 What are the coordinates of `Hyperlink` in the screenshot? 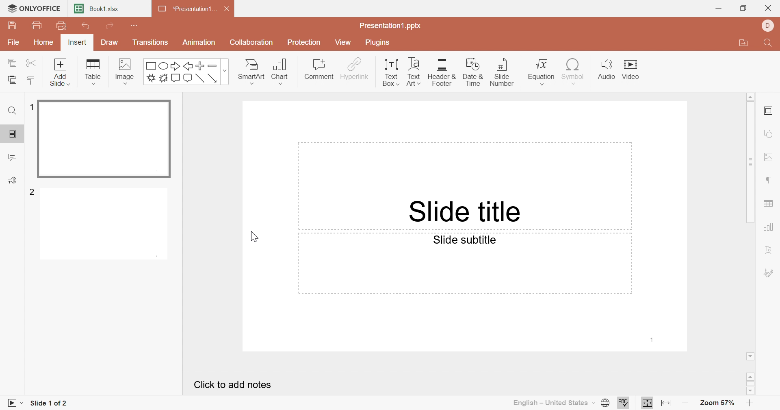 It's located at (355, 69).